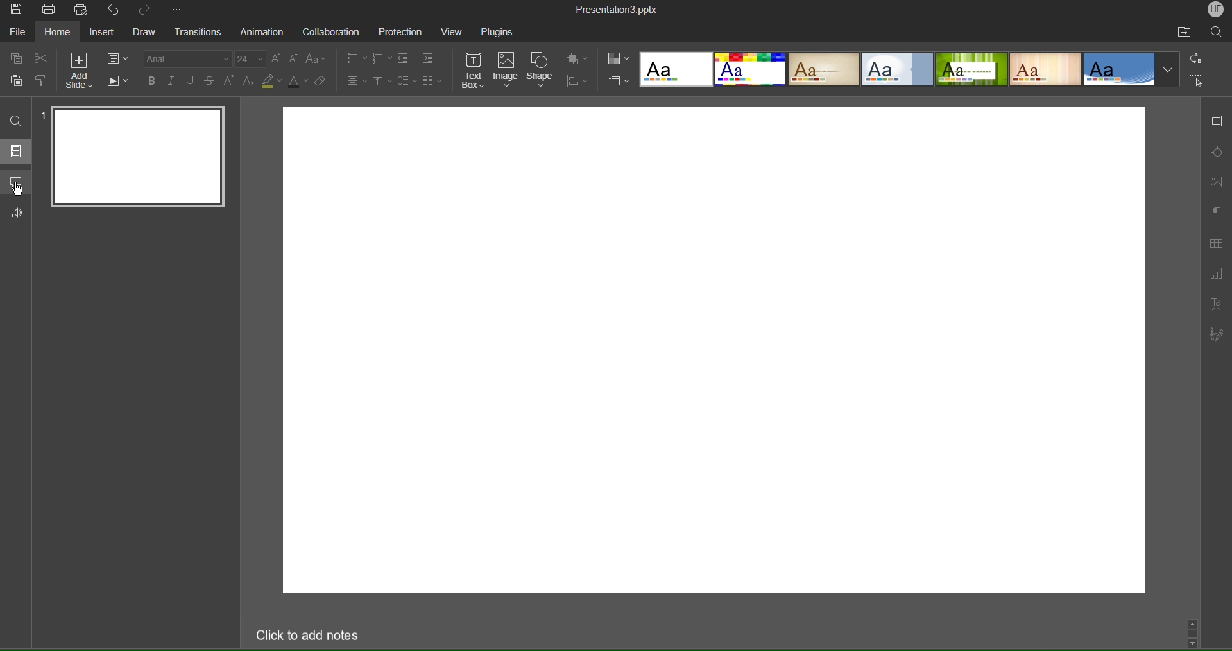 The image size is (1232, 651). Describe the element at coordinates (176, 10) in the screenshot. I see `More` at that location.